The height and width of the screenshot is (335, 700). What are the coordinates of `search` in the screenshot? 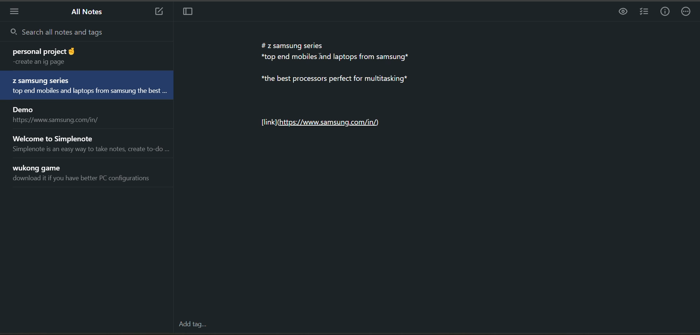 It's located at (86, 32).